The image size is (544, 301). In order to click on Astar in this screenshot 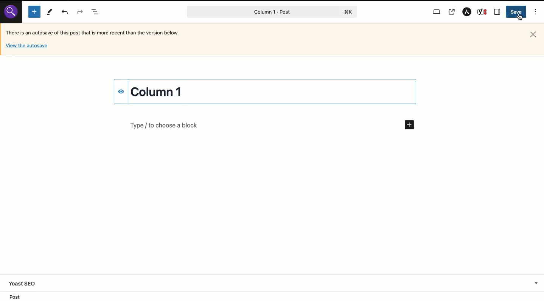, I will do `click(466, 12)`.